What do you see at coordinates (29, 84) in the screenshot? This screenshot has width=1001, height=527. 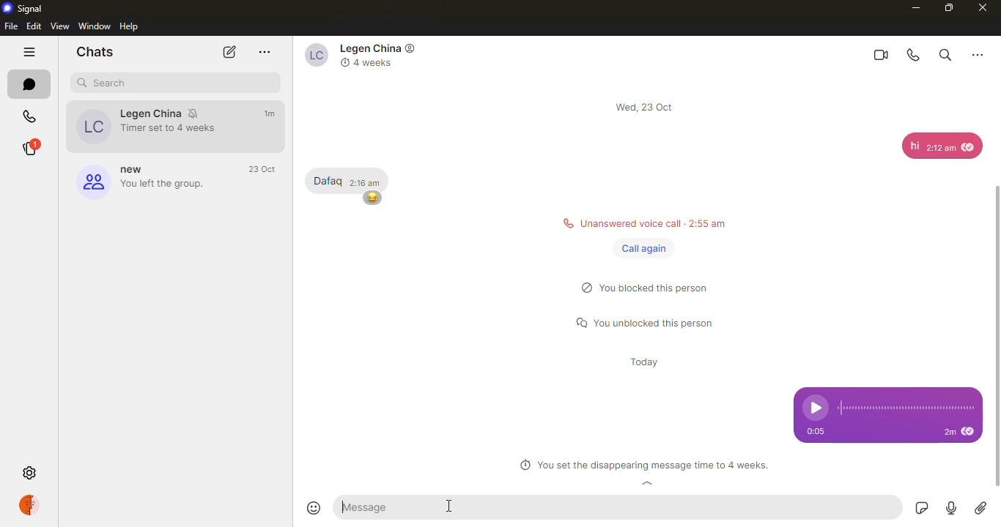 I see `chats` at bounding box center [29, 84].